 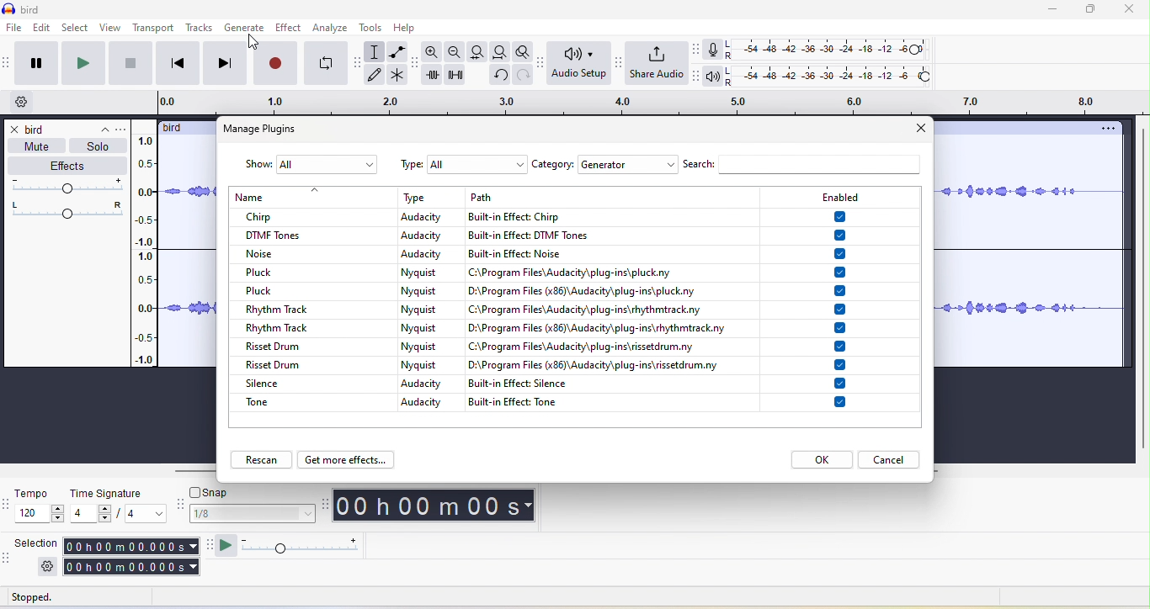 What do you see at coordinates (327, 506) in the screenshot?
I see `audacity time toolbar` at bounding box center [327, 506].